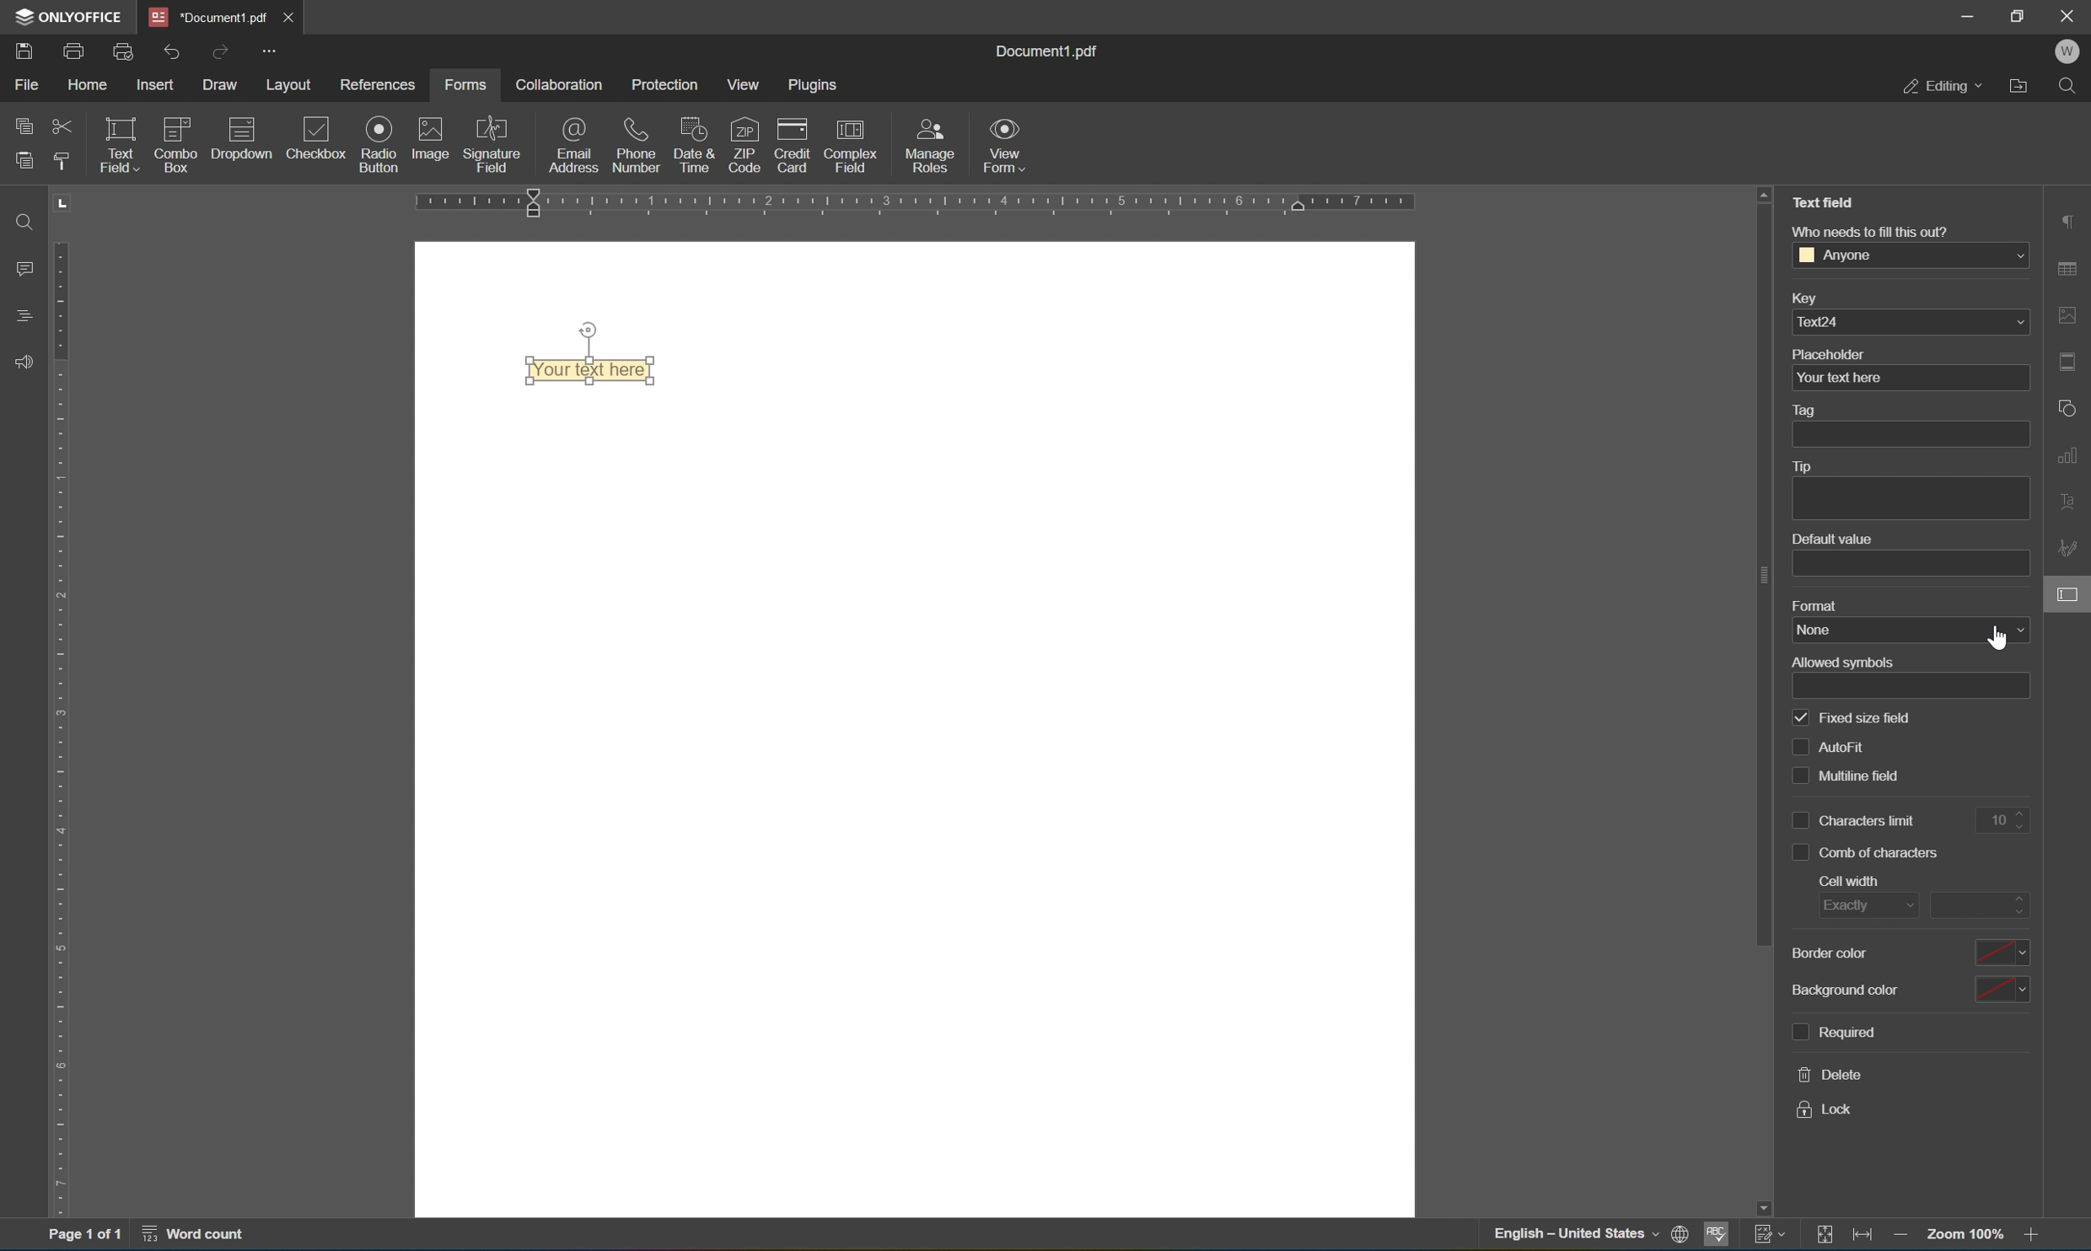 The height and width of the screenshot is (1251, 2091). Describe the element at coordinates (24, 221) in the screenshot. I see `find` at that location.